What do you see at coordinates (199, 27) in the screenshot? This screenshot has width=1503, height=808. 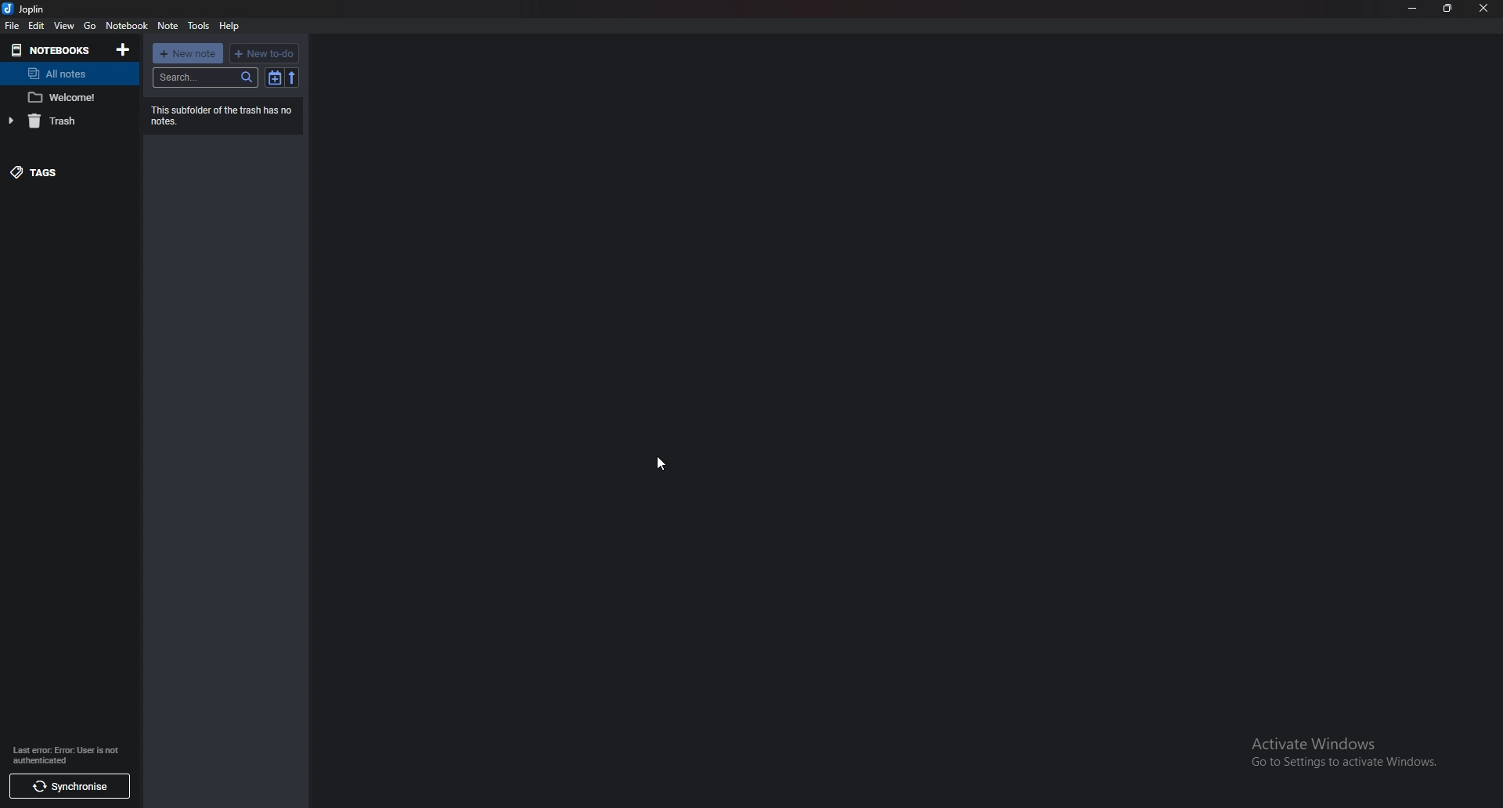 I see `tools` at bounding box center [199, 27].